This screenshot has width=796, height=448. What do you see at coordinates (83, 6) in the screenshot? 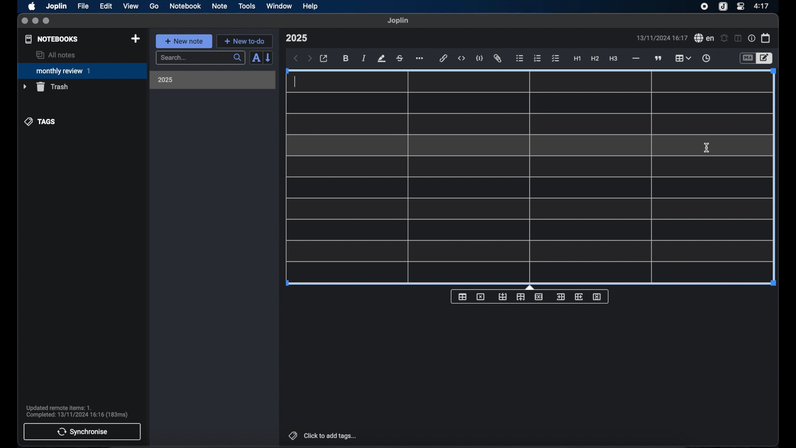
I see `file` at bounding box center [83, 6].